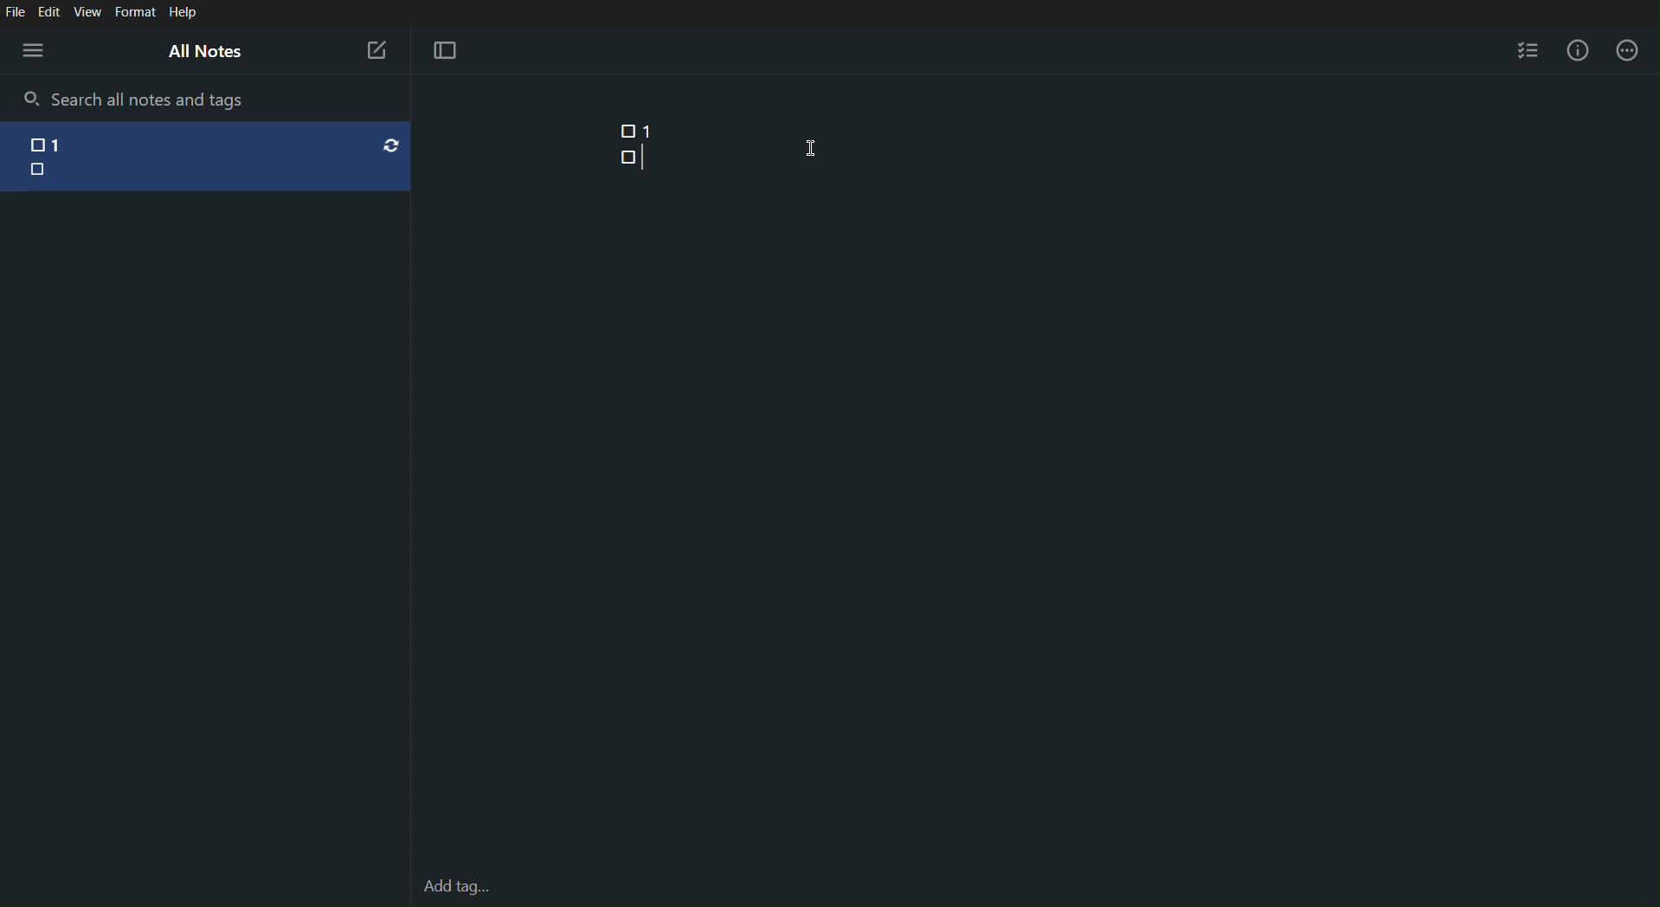  Describe the element at coordinates (35, 140) in the screenshot. I see `checkbox` at that location.